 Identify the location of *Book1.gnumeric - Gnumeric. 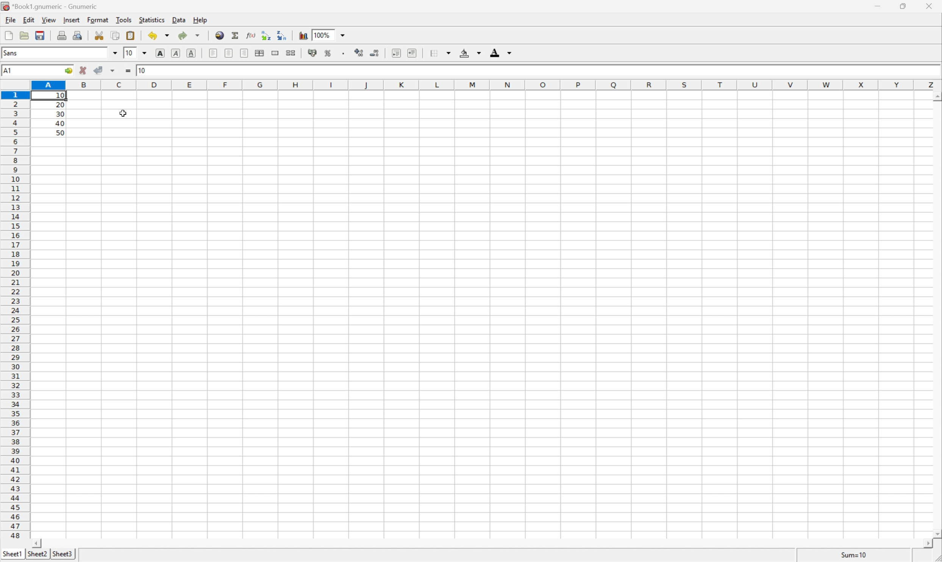
(53, 6).